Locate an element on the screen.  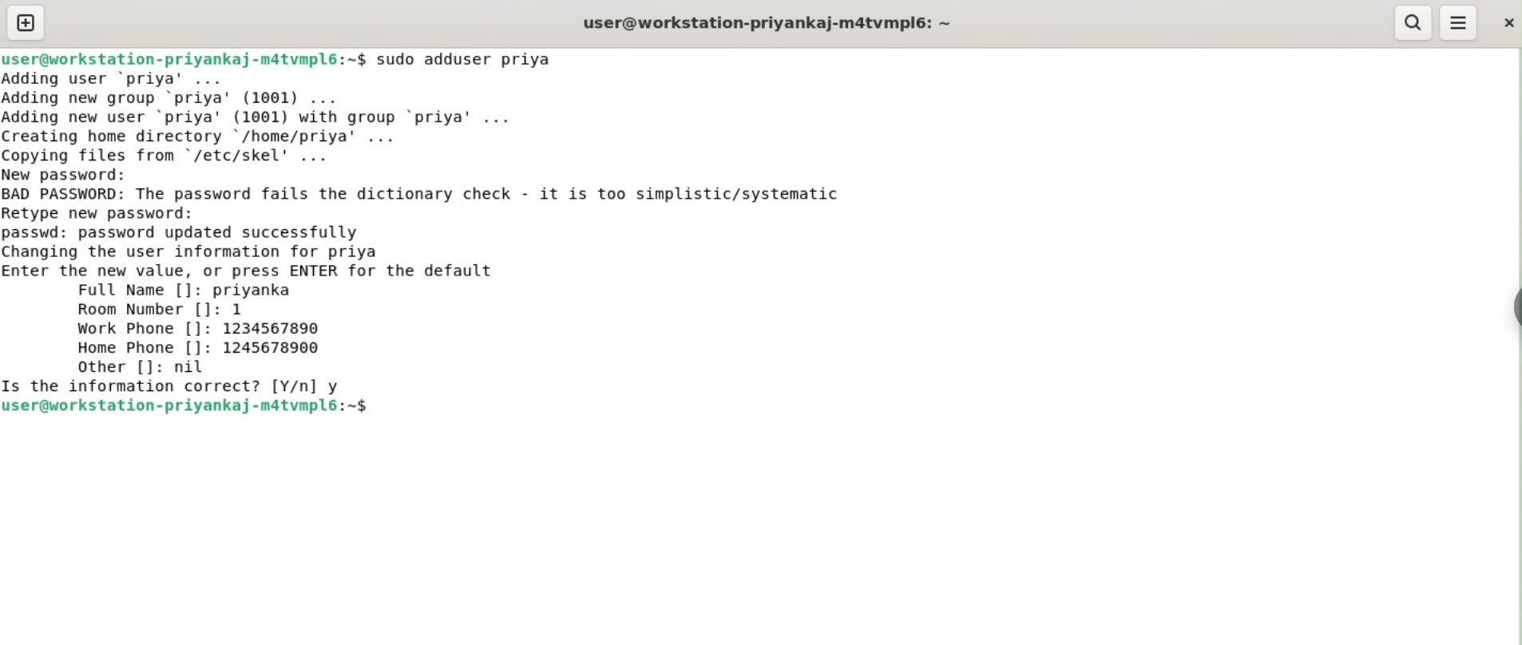
1234567890 is located at coordinates (282, 330).